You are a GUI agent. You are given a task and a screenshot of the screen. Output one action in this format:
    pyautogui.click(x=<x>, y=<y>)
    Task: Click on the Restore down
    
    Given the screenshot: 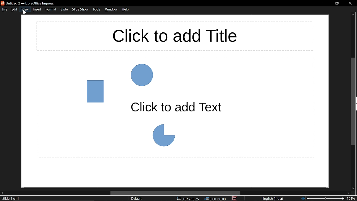 What is the action you would take?
    pyautogui.click(x=337, y=4)
    